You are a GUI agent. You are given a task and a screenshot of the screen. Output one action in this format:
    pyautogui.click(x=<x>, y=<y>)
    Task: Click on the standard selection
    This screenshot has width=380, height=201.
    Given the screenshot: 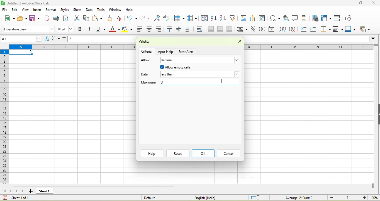 What is the action you would take?
    pyautogui.click(x=255, y=197)
    